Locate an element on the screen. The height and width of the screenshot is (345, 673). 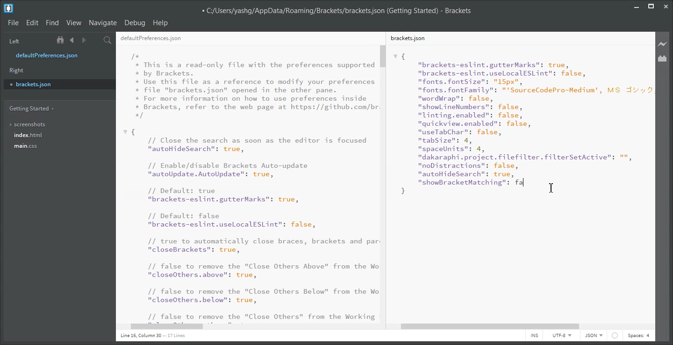
C:/Users/yashg/AppData/Roaming/Brackets/brackets json (Getting Started) - Brackets is located at coordinates (336, 10).